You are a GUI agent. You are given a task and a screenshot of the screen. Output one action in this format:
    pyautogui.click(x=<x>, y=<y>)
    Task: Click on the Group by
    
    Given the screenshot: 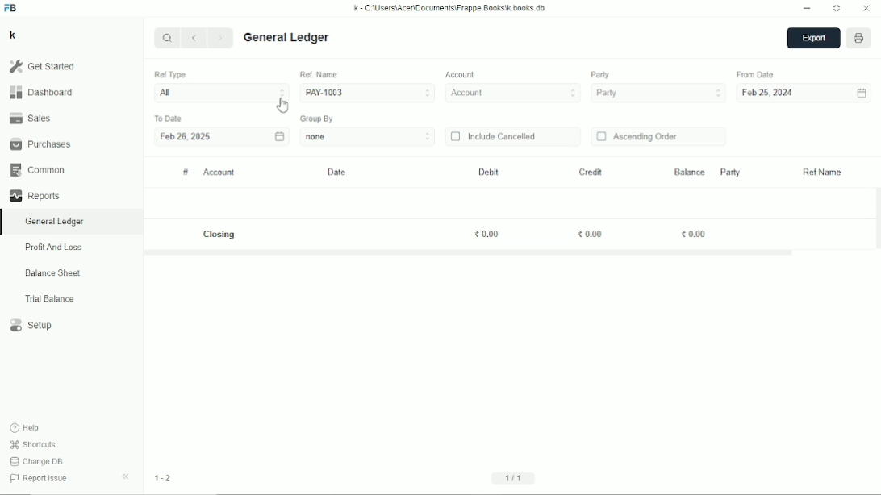 What is the action you would take?
    pyautogui.click(x=318, y=119)
    